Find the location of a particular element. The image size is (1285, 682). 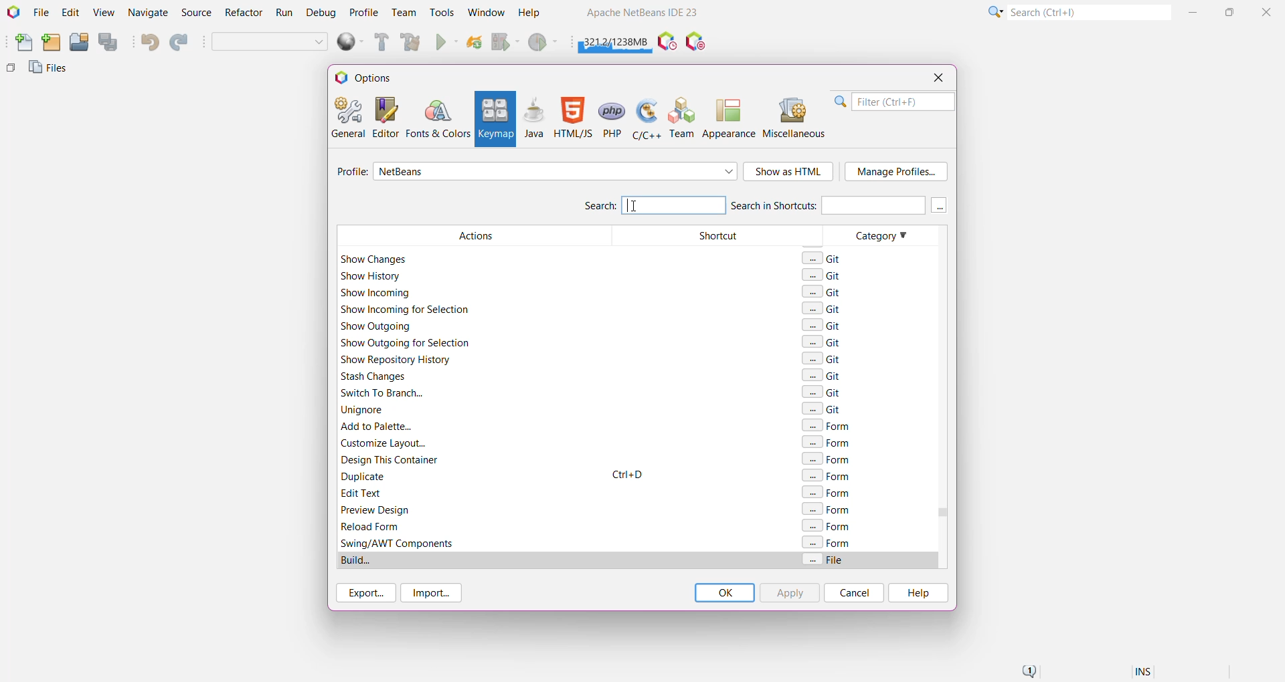

Profile is located at coordinates (350, 173).